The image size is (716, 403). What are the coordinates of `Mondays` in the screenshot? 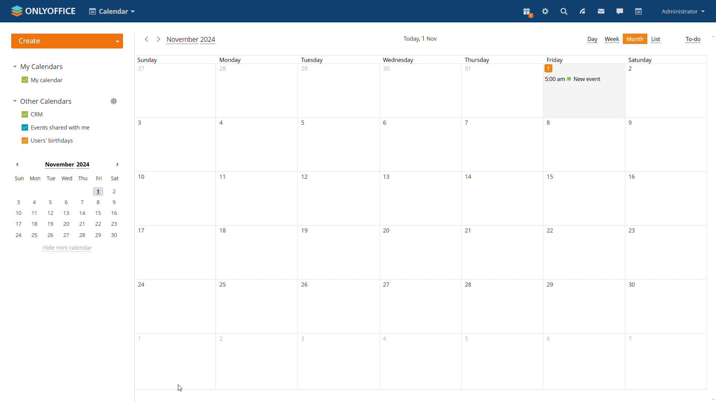 It's located at (257, 223).